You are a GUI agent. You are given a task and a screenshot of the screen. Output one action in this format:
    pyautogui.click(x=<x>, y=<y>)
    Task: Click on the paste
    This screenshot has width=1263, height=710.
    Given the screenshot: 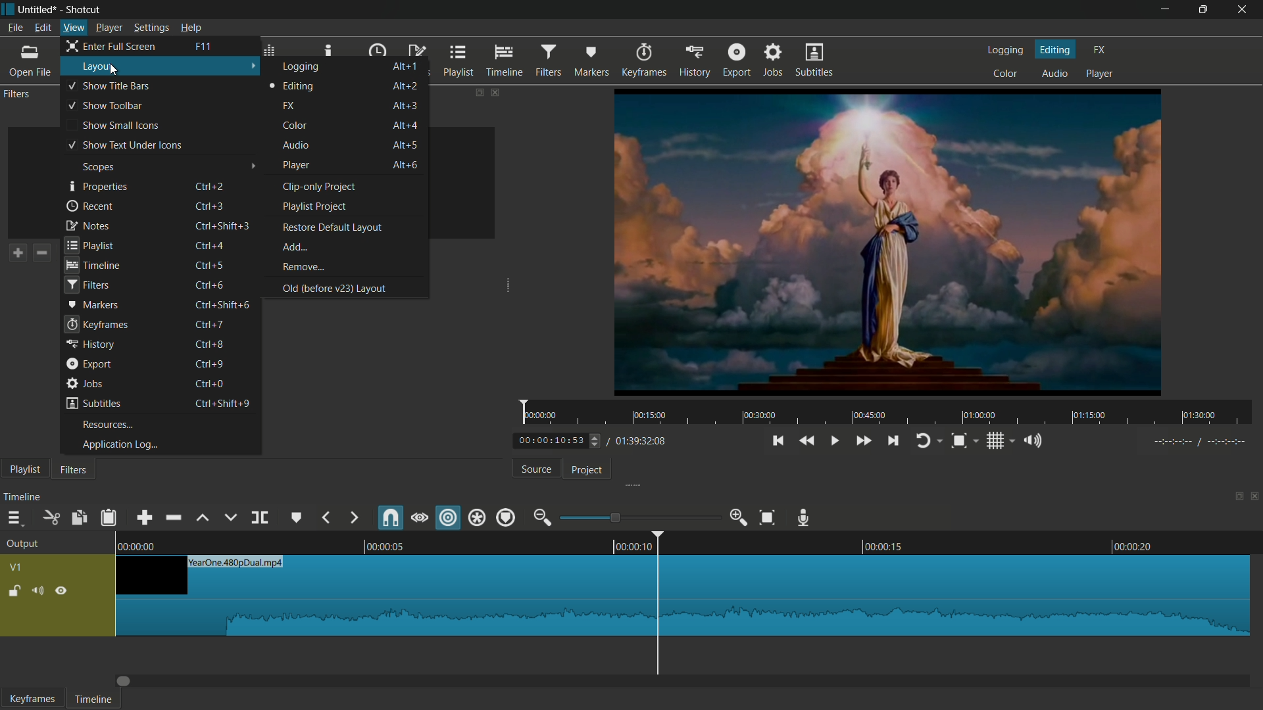 What is the action you would take?
    pyautogui.click(x=108, y=517)
    